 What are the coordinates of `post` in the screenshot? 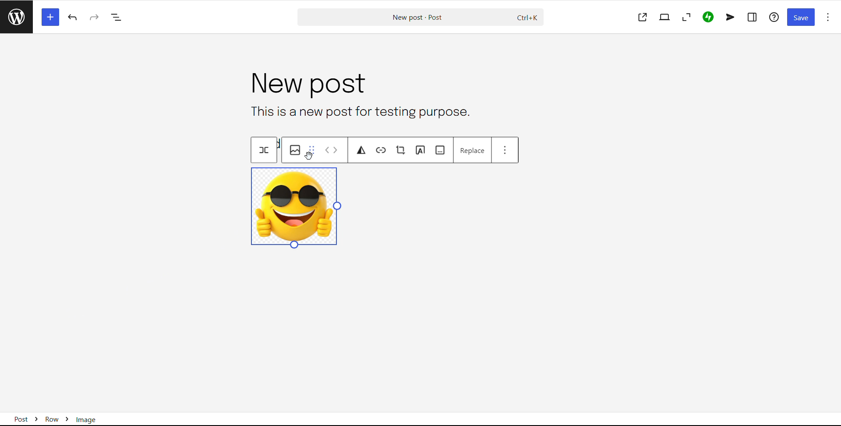 It's located at (306, 84).